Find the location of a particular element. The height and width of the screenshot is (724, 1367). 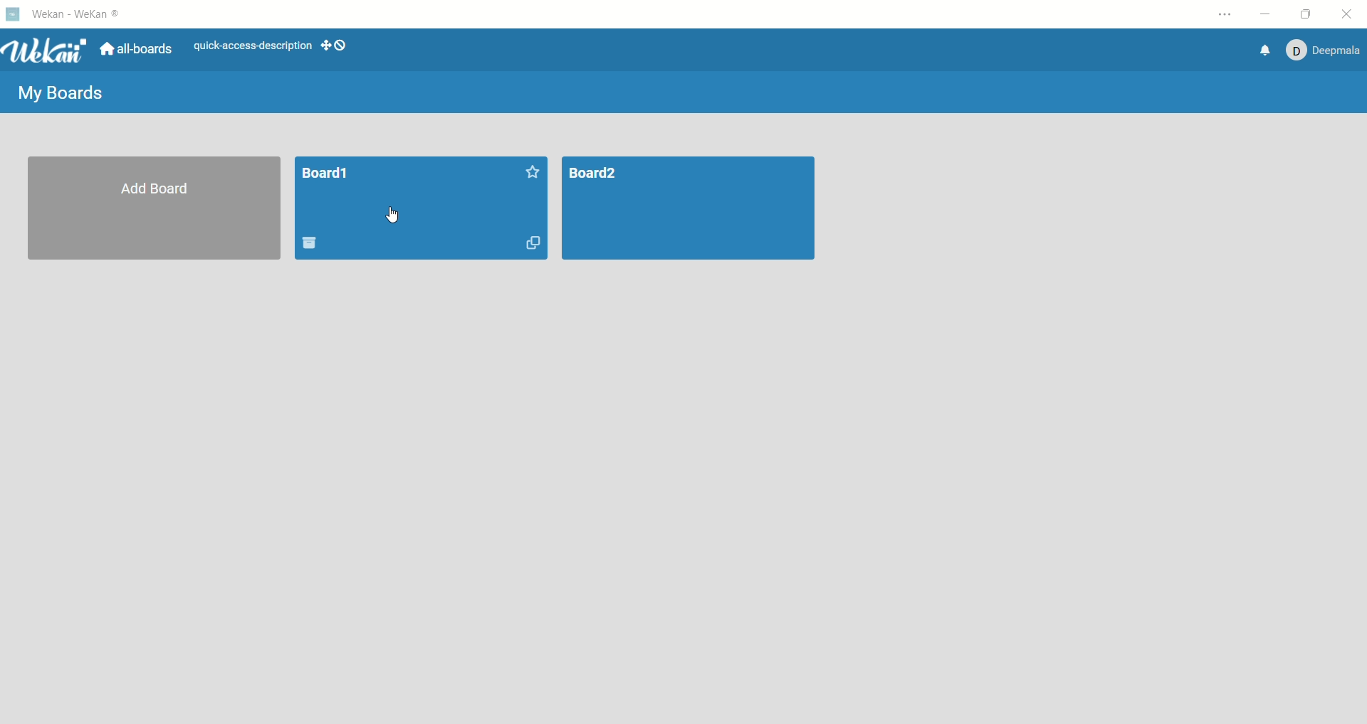

delete is located at coordinates (318, 243).